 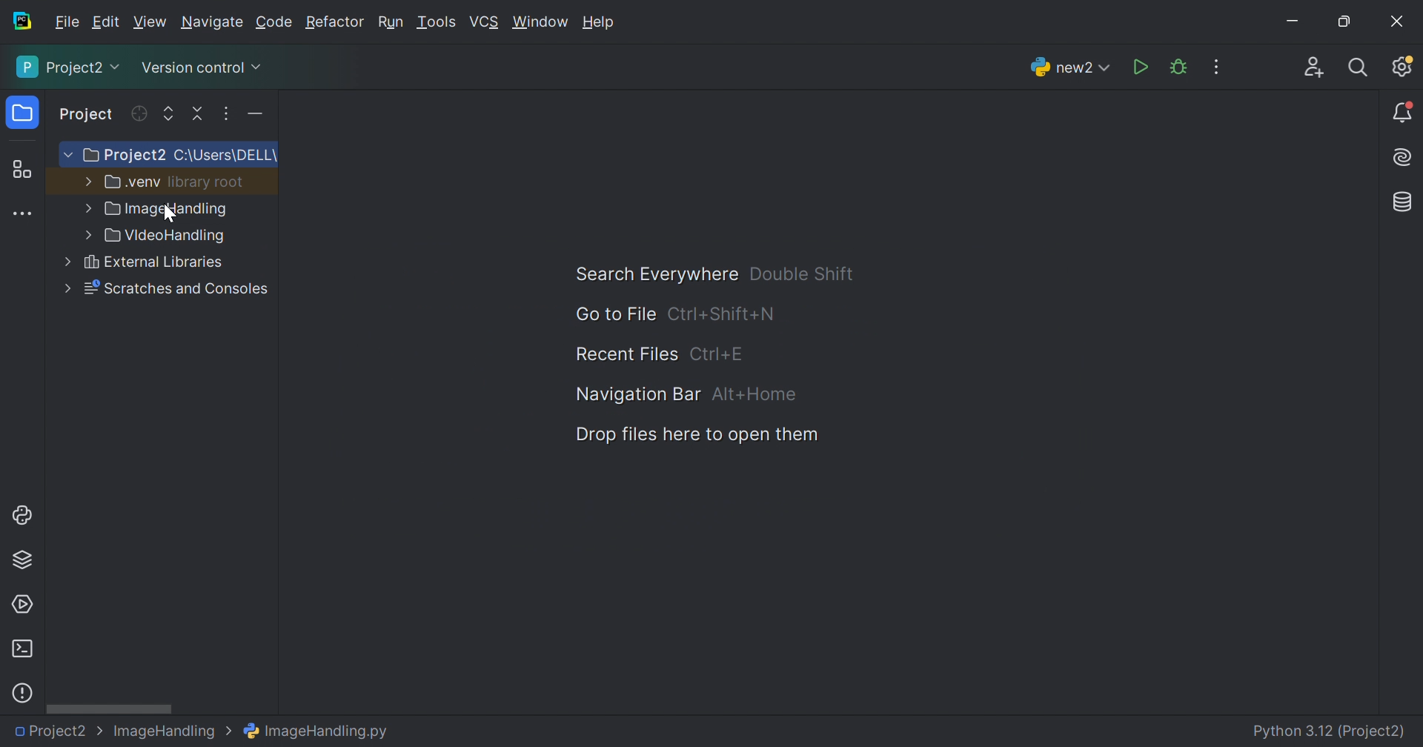 I want to click on Image Handling, so click(x=168, y=210).